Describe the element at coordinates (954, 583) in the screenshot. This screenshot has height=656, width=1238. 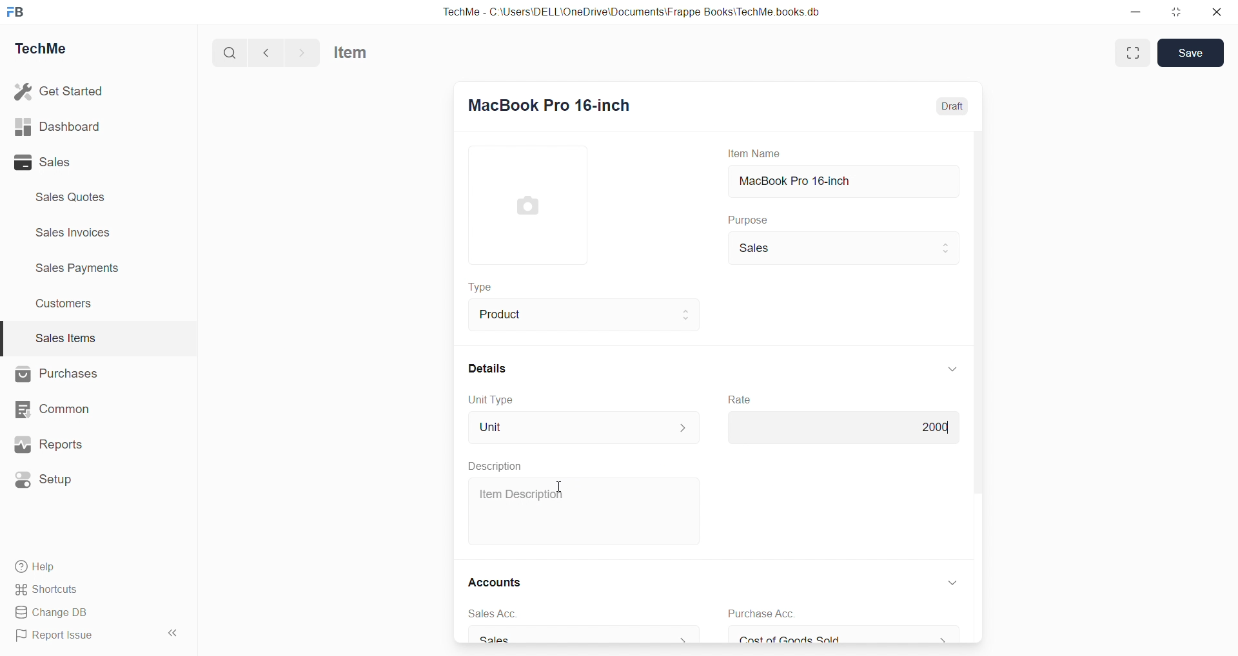
I see `down` at that location.